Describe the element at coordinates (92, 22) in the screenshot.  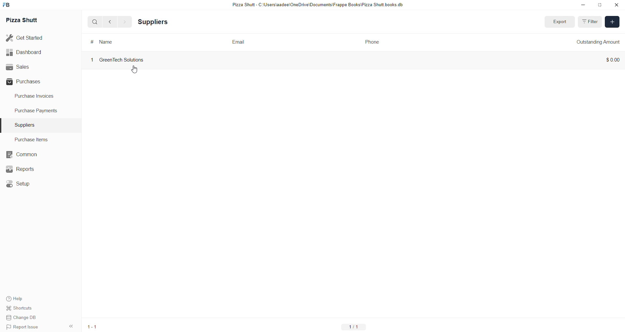
I see `search` at that location.